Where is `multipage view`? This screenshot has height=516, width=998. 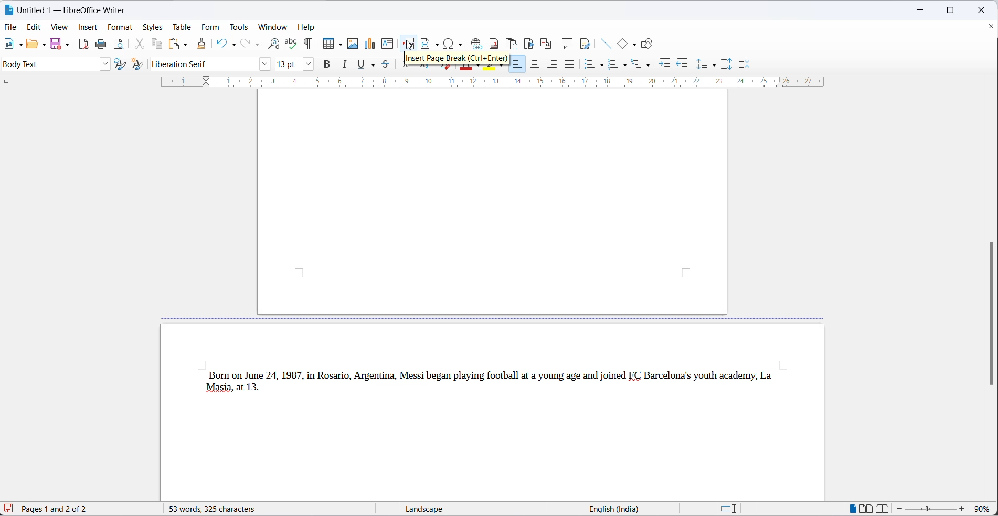 multipage view is located at coordinates (866, 508).